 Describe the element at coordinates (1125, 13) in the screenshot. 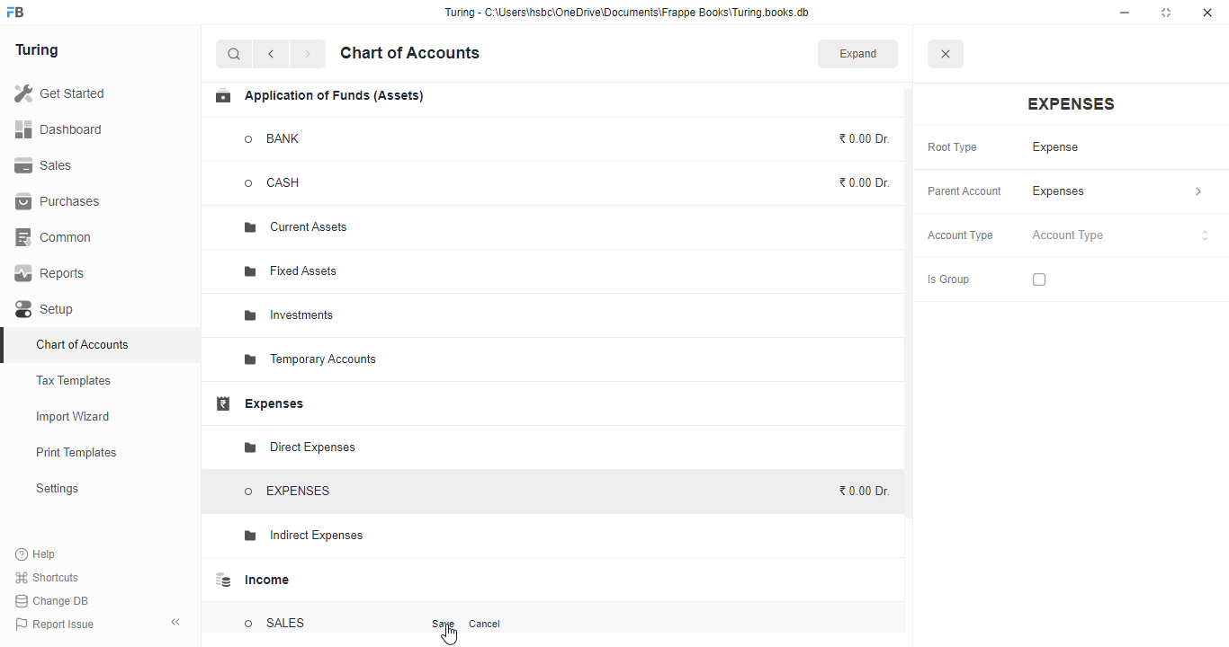

I see `minimize` at that location.